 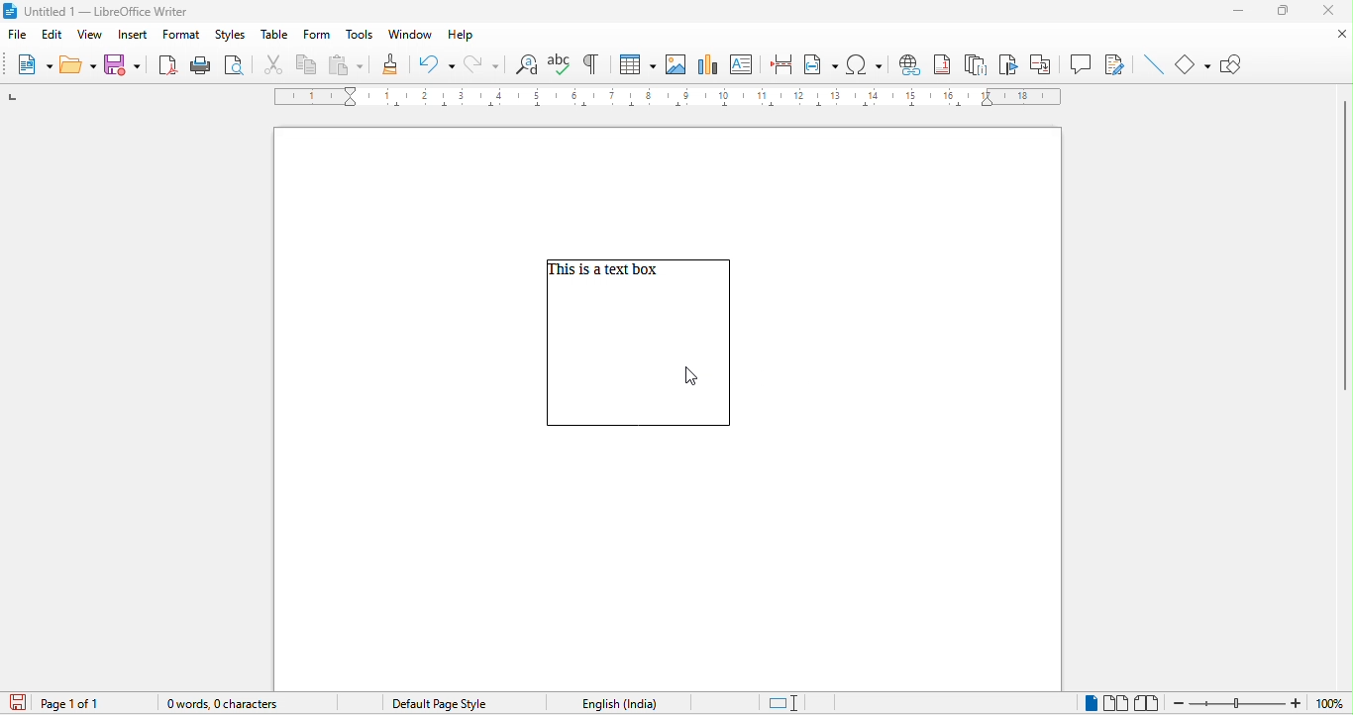 I want to click on minimize, so click(x=1238, y=11).